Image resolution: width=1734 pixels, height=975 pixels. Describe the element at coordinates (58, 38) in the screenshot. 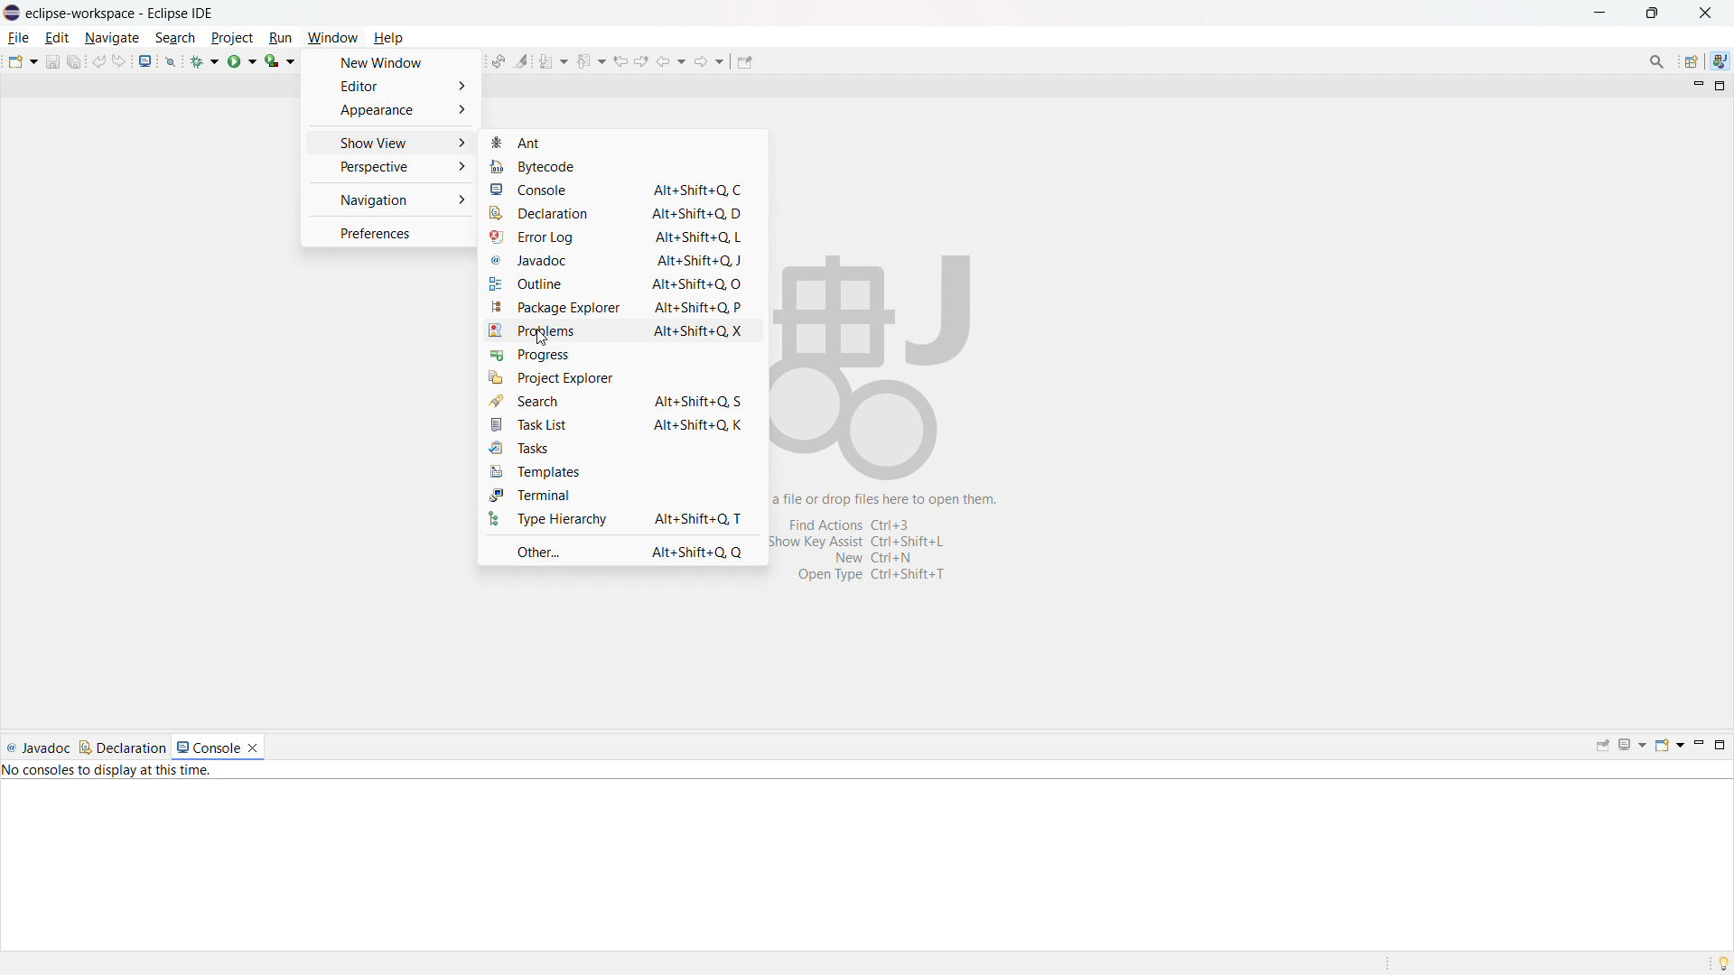

I see `edit` at that location.